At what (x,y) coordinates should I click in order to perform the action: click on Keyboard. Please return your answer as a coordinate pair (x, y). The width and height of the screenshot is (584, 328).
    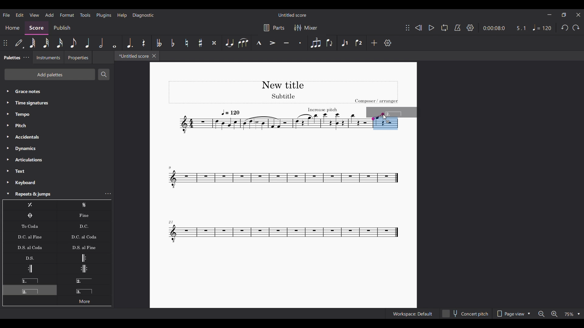
    Looking at the image, I should click on (57, 183).